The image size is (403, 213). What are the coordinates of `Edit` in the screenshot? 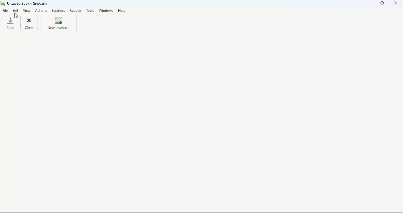 It's located at (16, 11).